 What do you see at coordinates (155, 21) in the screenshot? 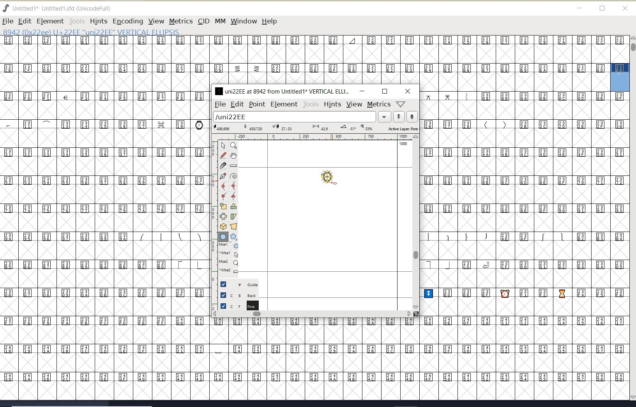
I see `VIEW` at bounding box center [155, 21].